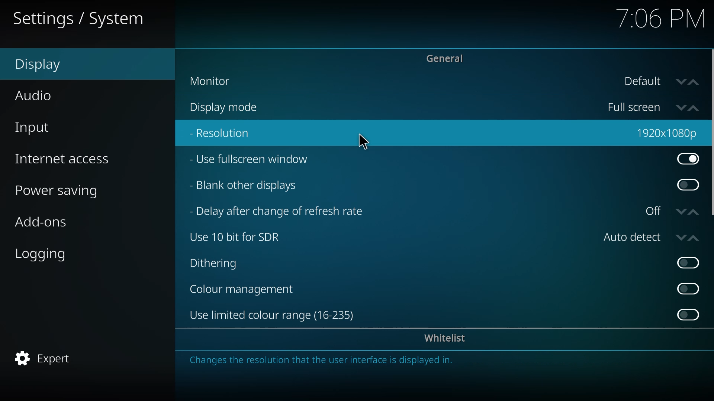 The image size is (714, 401). I want to click on monitor, so click(212, 81).